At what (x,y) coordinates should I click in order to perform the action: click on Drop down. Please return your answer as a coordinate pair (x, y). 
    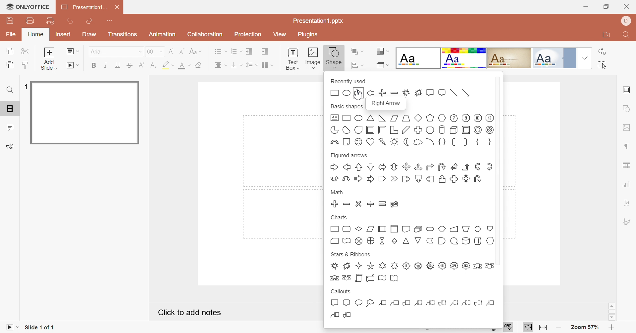
    Looking at the image, I should click on (585, 58).